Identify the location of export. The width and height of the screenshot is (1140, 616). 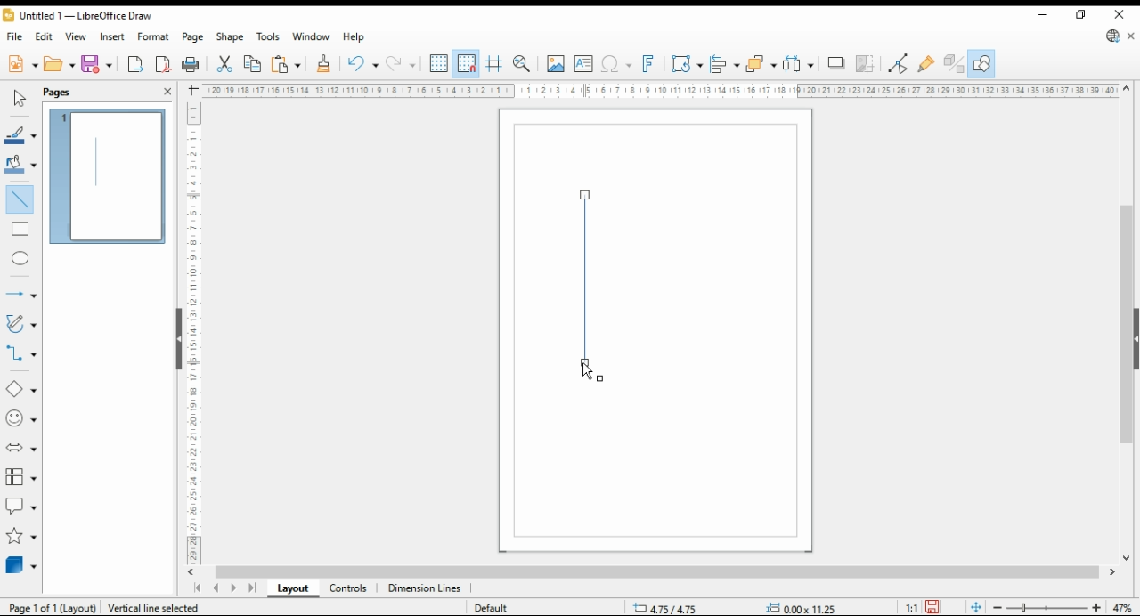
(135, 66).